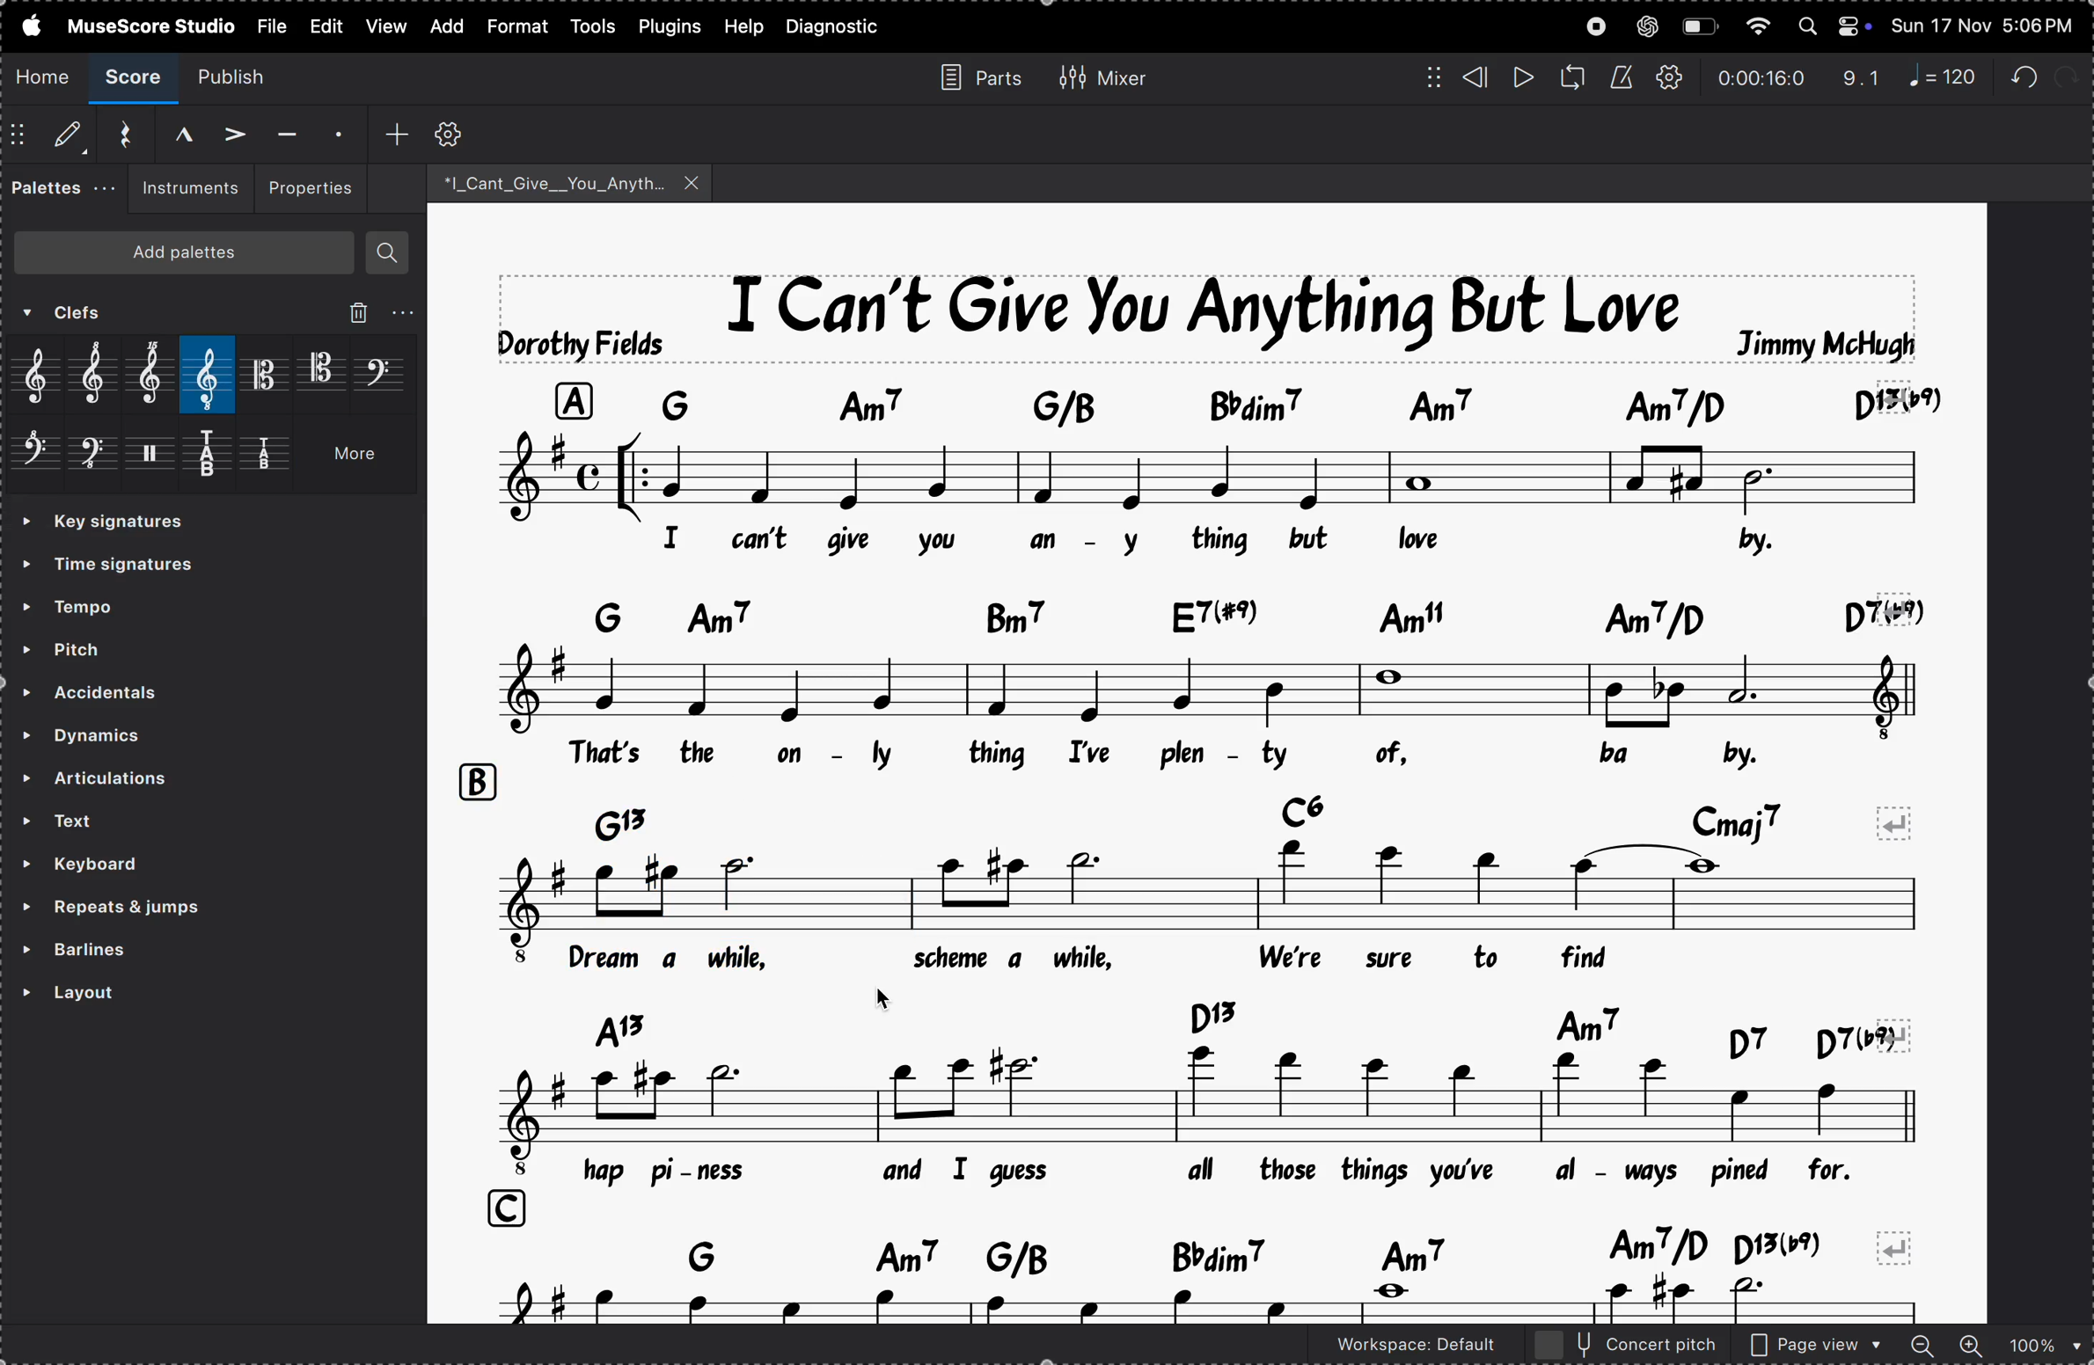  Describe the element at coordinates (743, 26) in the screenshot. I see `help` at that location.